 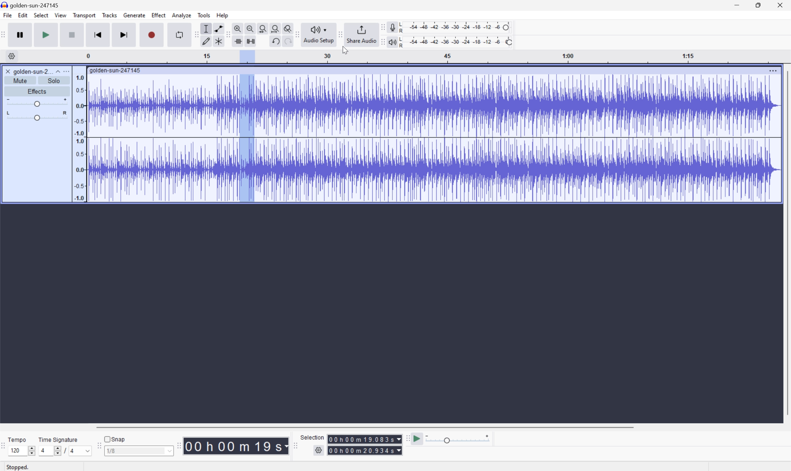 I want to click on Frequencies, so click(x=79, y=138).